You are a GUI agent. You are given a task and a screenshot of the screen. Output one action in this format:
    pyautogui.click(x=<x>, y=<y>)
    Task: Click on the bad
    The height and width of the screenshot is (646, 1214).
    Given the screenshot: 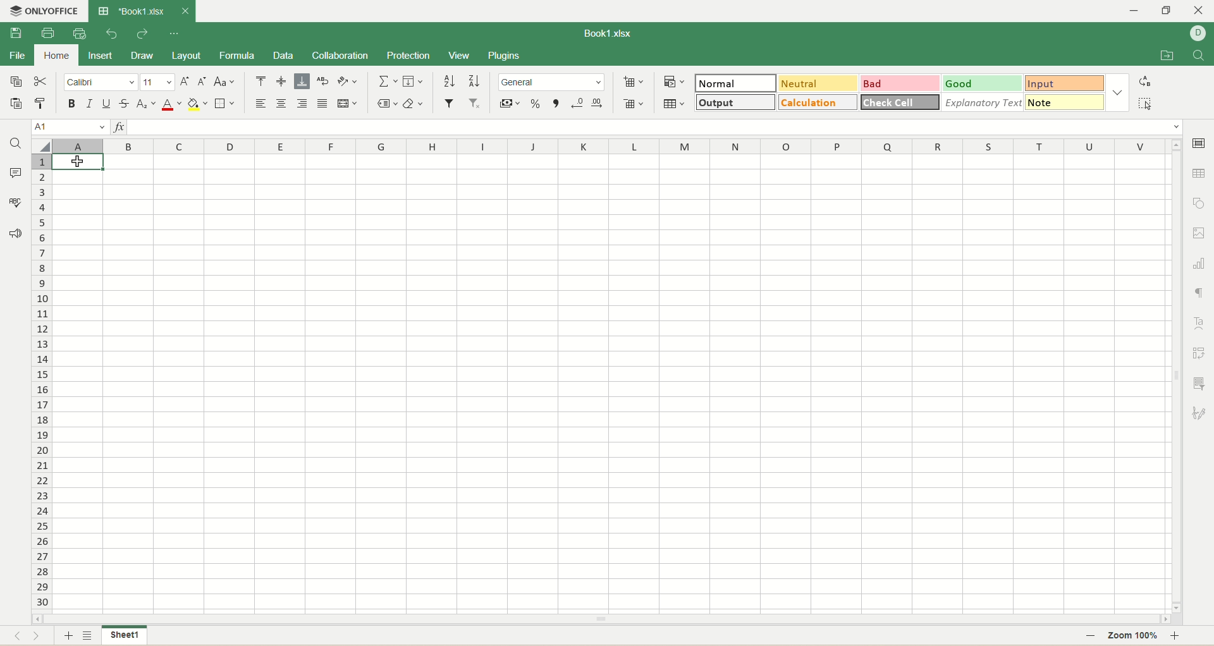 What is the action you would take?
    pyautogui.click(x=902, y=83)
    